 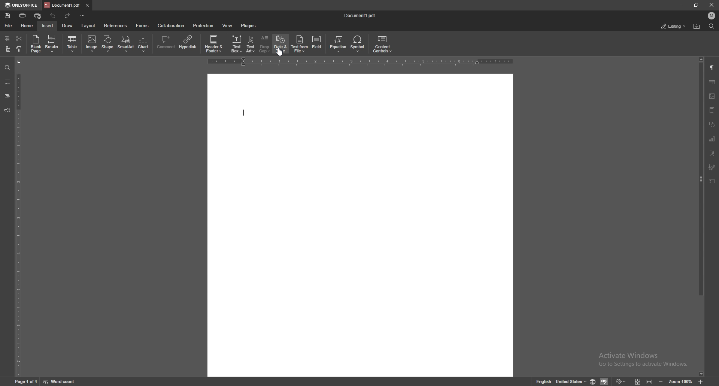 What do you see at coordinates (215, 45) in the screenshot?
I see `header and footer` at bounding box center [215, 45].